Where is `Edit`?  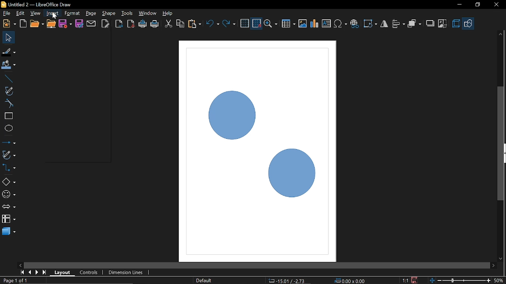
Edit is located at coordinates (21, 13).